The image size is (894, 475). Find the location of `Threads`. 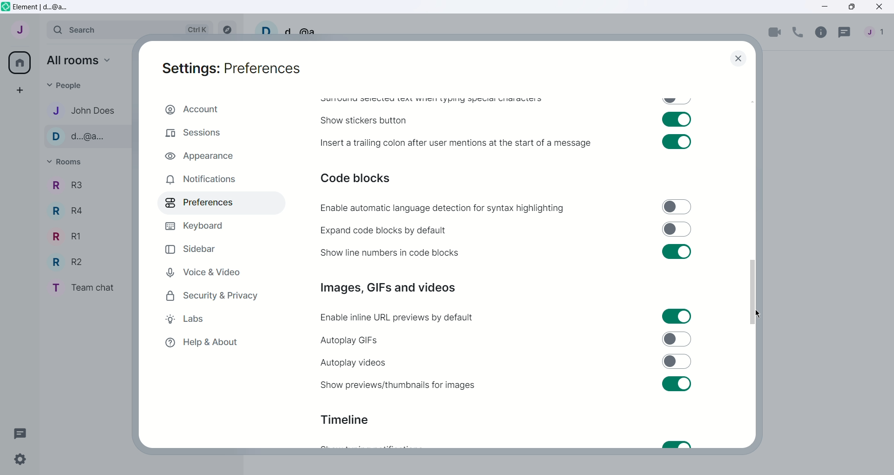

Threads is located at coordinates (20, 433).